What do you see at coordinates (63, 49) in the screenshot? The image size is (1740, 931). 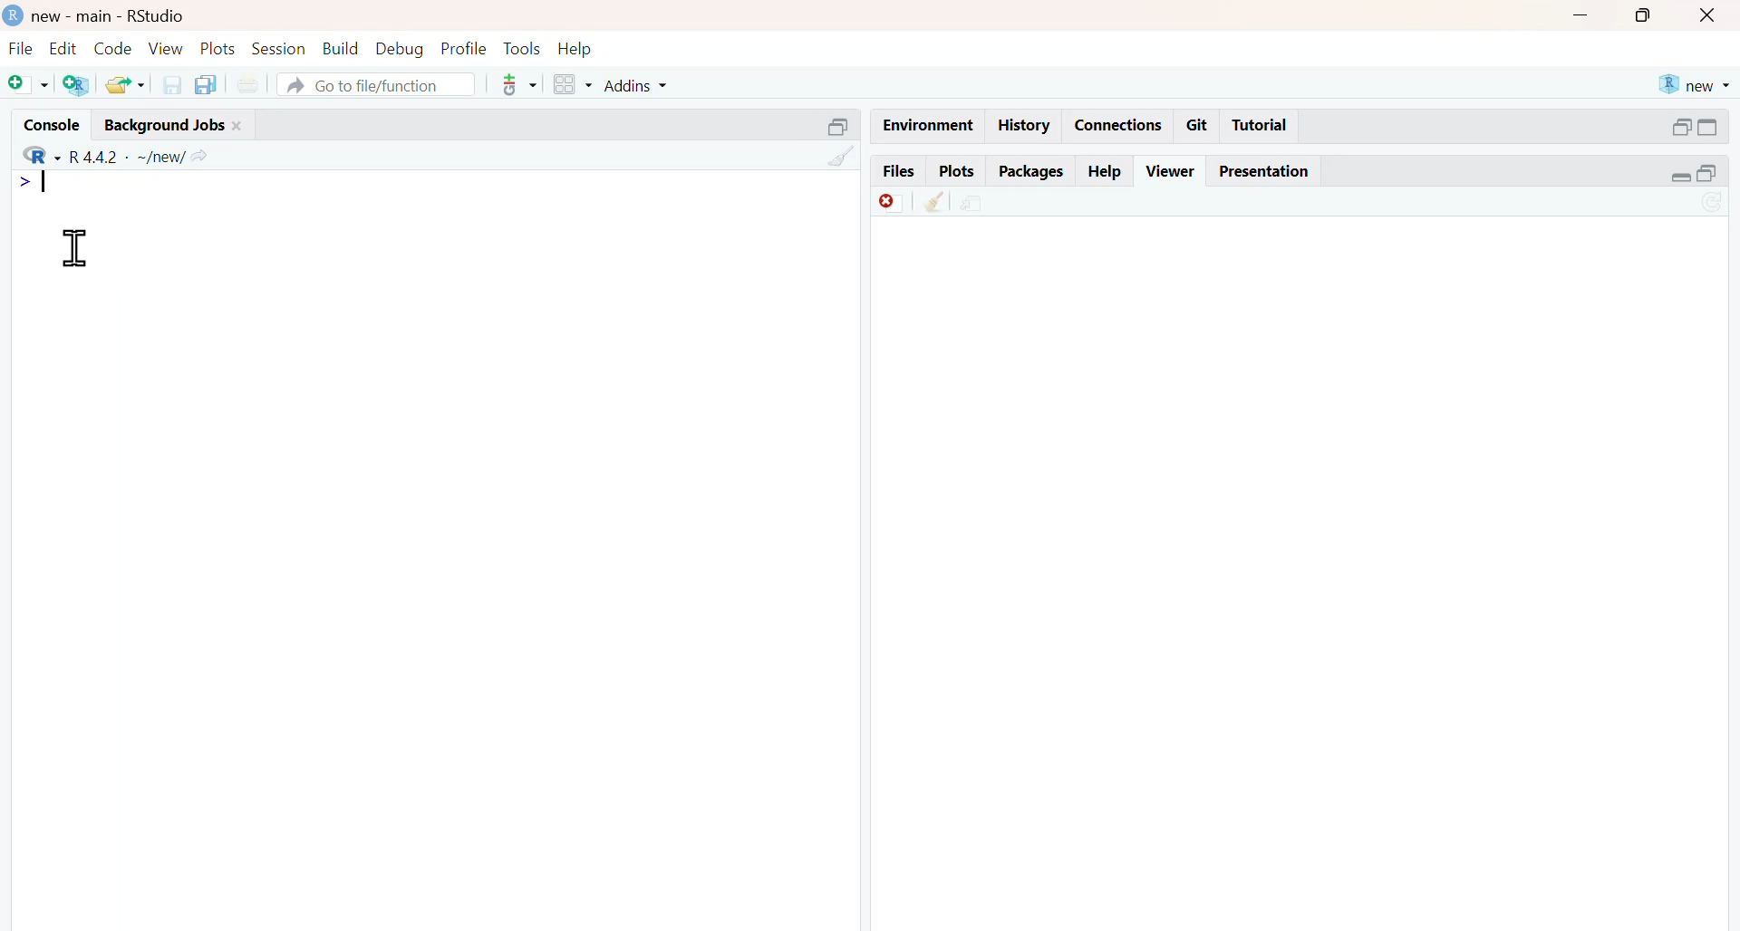 I see `edit` at bounding box center [63, 49].